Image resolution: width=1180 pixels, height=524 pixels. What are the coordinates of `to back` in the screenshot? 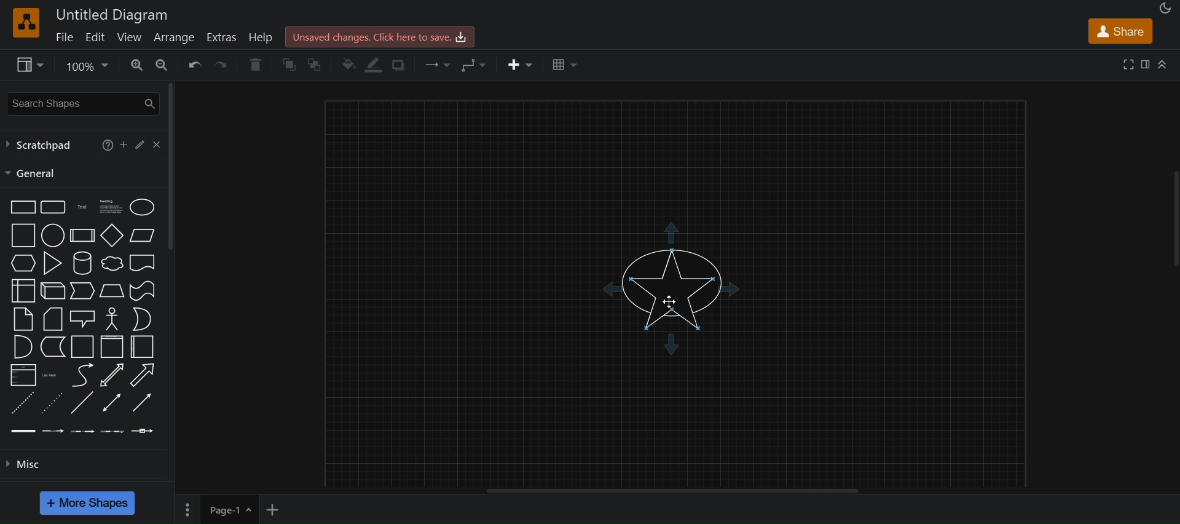 It's located at (313, 66).